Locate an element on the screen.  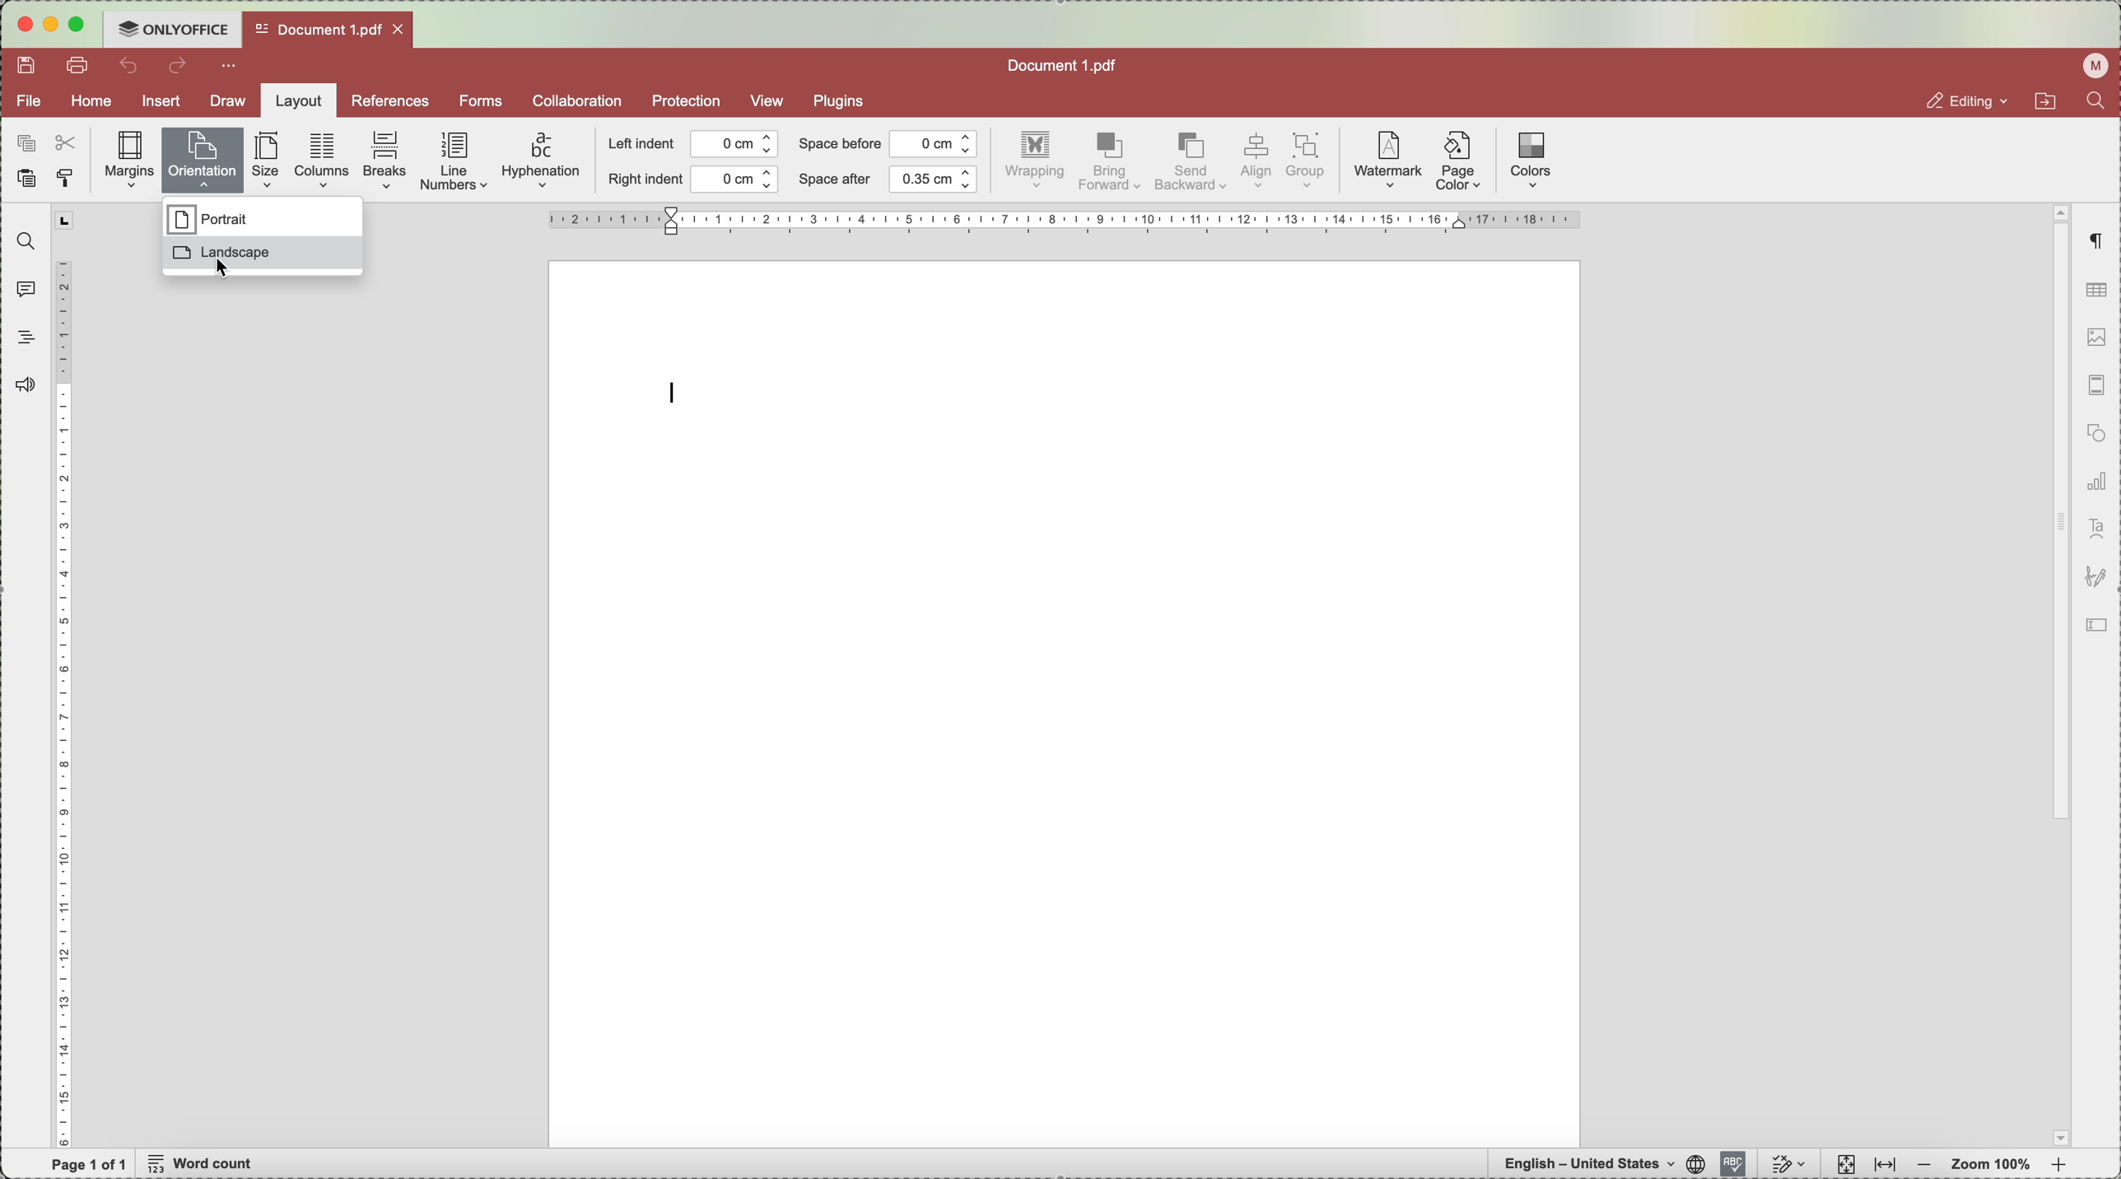
minimize is located at coordinates (52, 26).